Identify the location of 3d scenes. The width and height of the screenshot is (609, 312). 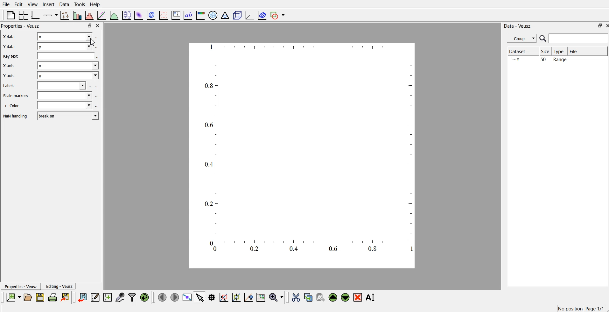
(236, 14).